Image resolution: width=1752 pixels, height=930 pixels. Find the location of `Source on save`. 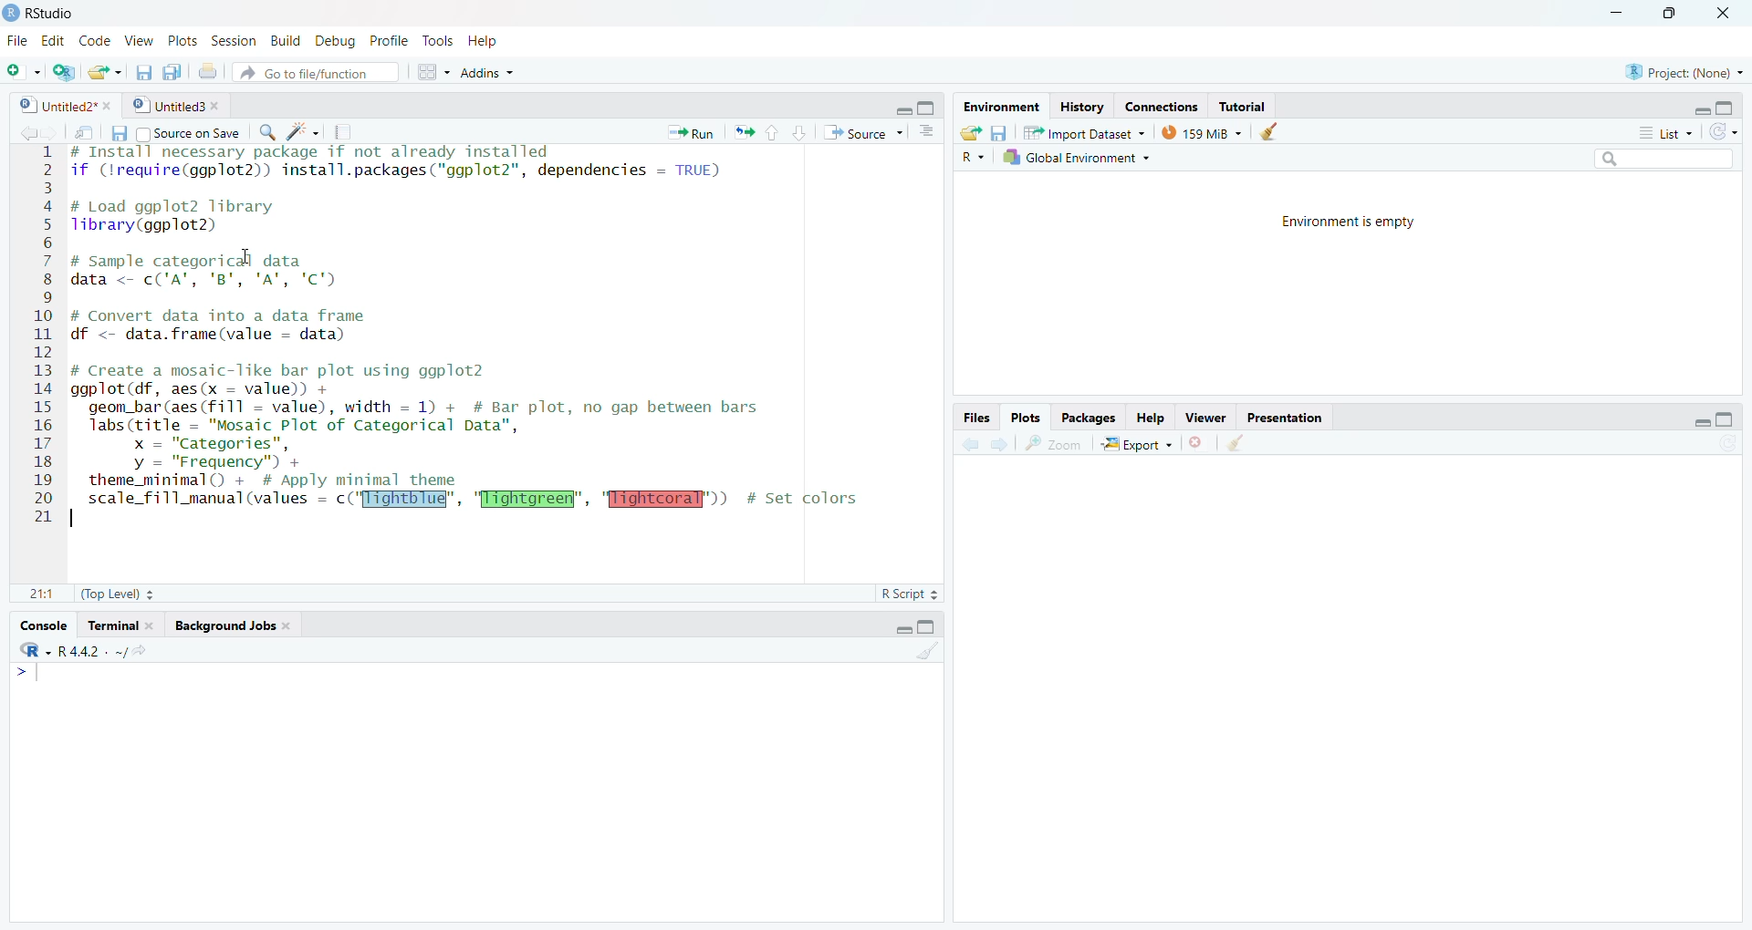

Source on save is located at coordinates (186, 133).